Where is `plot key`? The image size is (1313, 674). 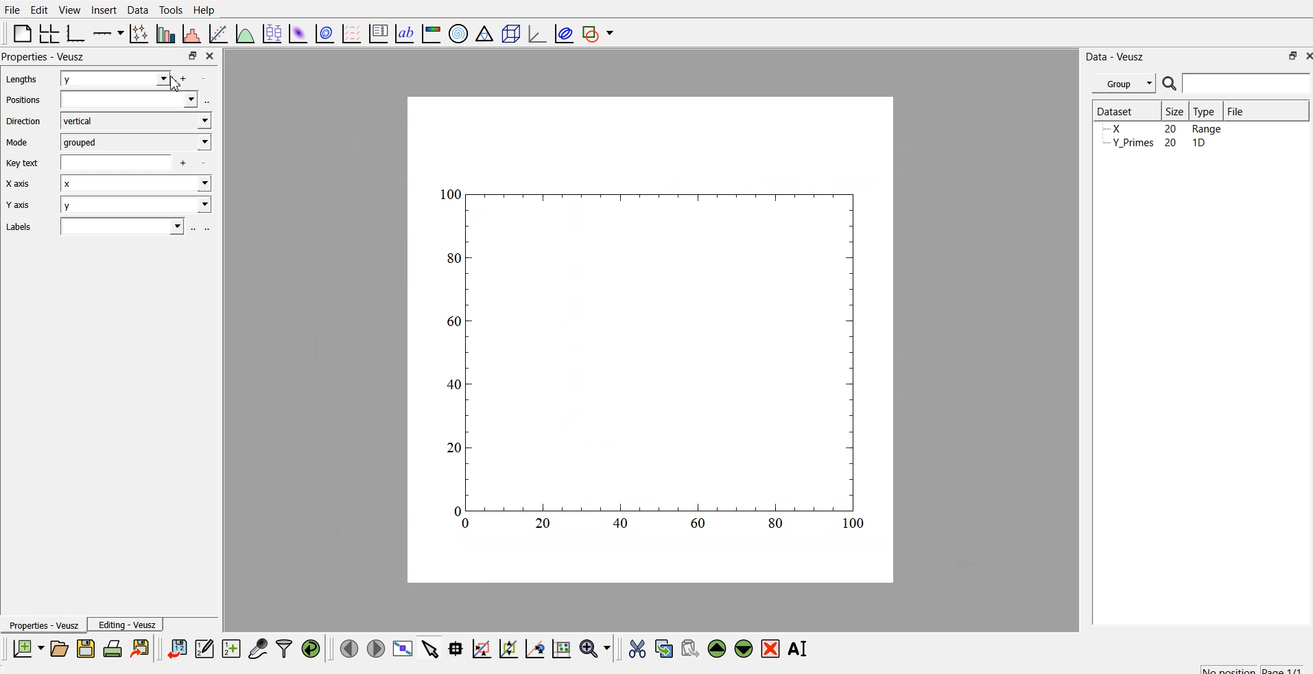
plot key is located at coordinates (379, 32).